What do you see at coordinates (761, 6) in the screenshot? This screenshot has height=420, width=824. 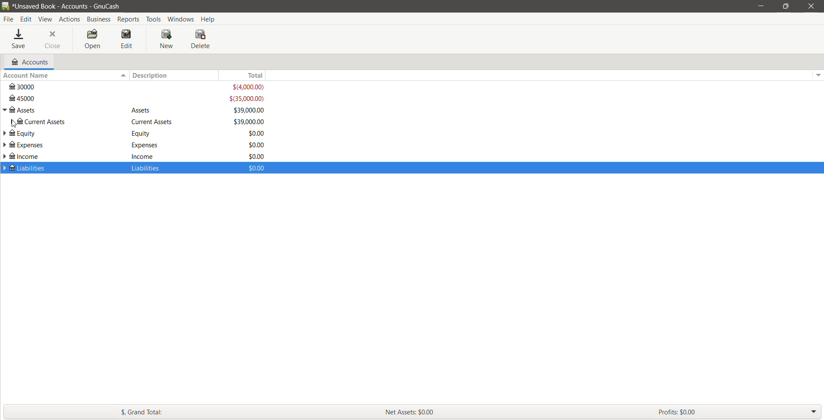 I see `Minimize` at bounding box center [761, 6].